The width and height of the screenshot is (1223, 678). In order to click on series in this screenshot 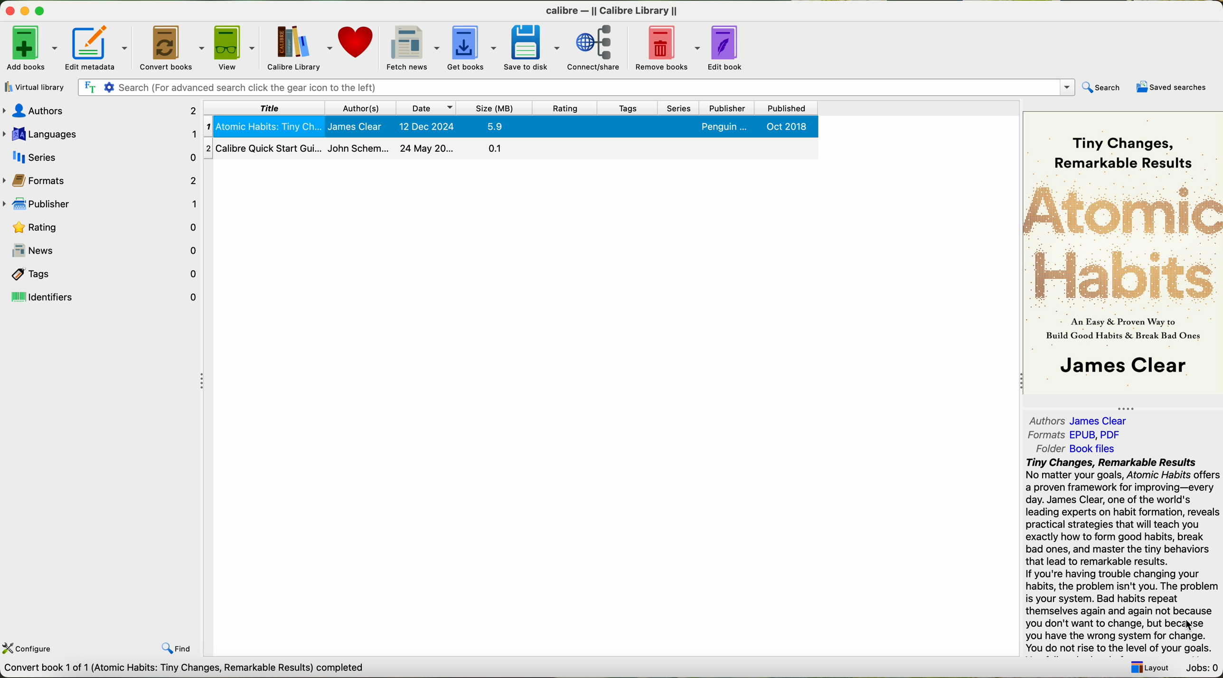, I will do `click(99, 156)`.